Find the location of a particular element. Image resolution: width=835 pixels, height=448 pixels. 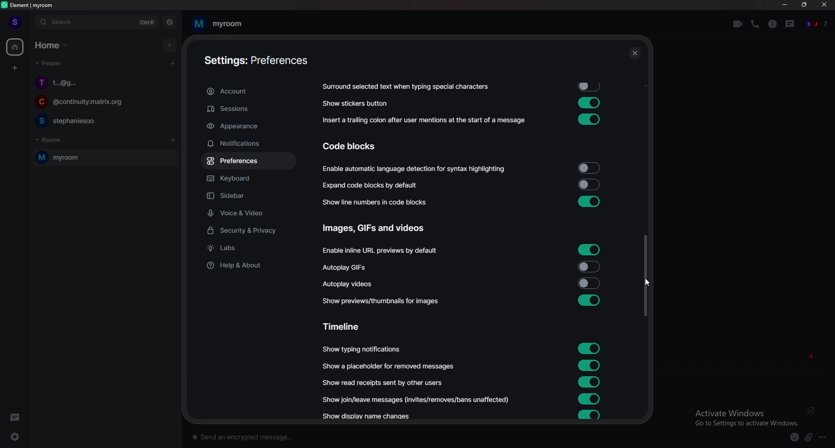

attachments is located at coordinates (810, 438).